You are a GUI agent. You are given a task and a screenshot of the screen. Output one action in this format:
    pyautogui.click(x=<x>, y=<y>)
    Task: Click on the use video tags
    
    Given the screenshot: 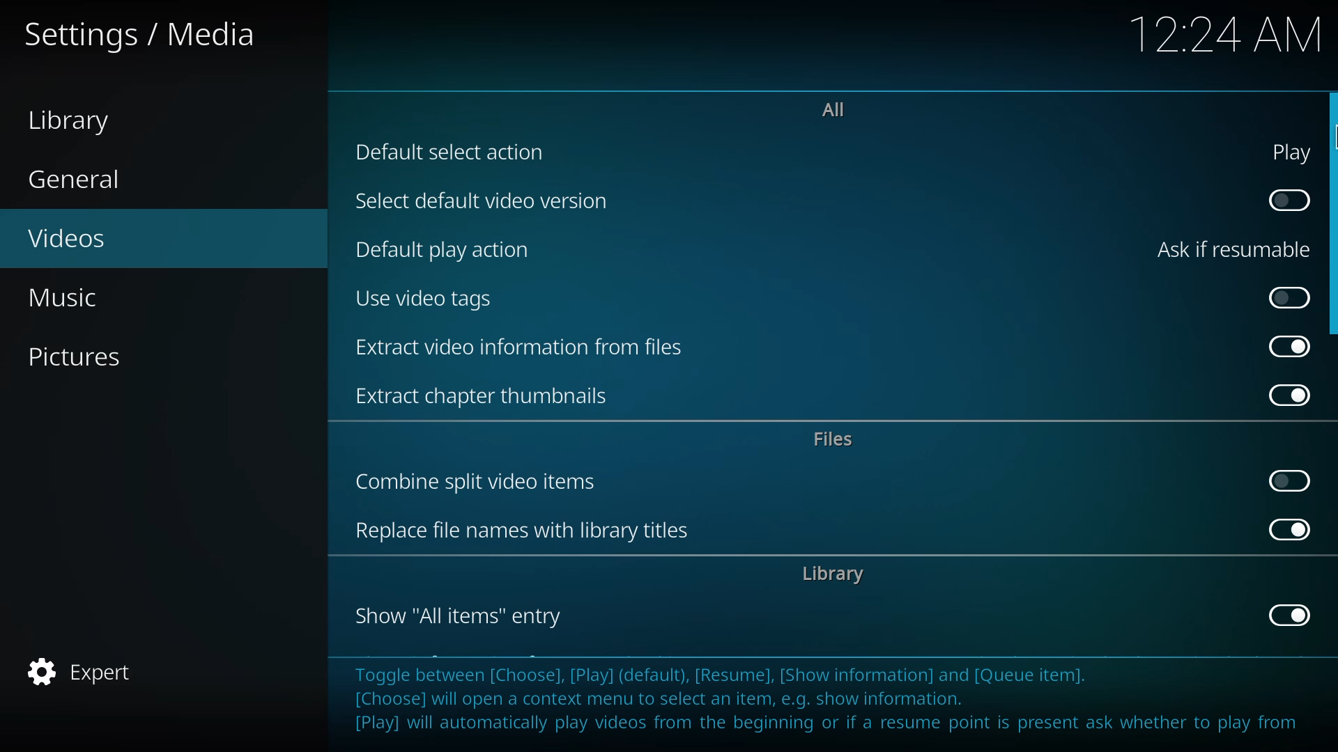 What is the action you would take?
    pyautogui.click(x=424, y=299)
    